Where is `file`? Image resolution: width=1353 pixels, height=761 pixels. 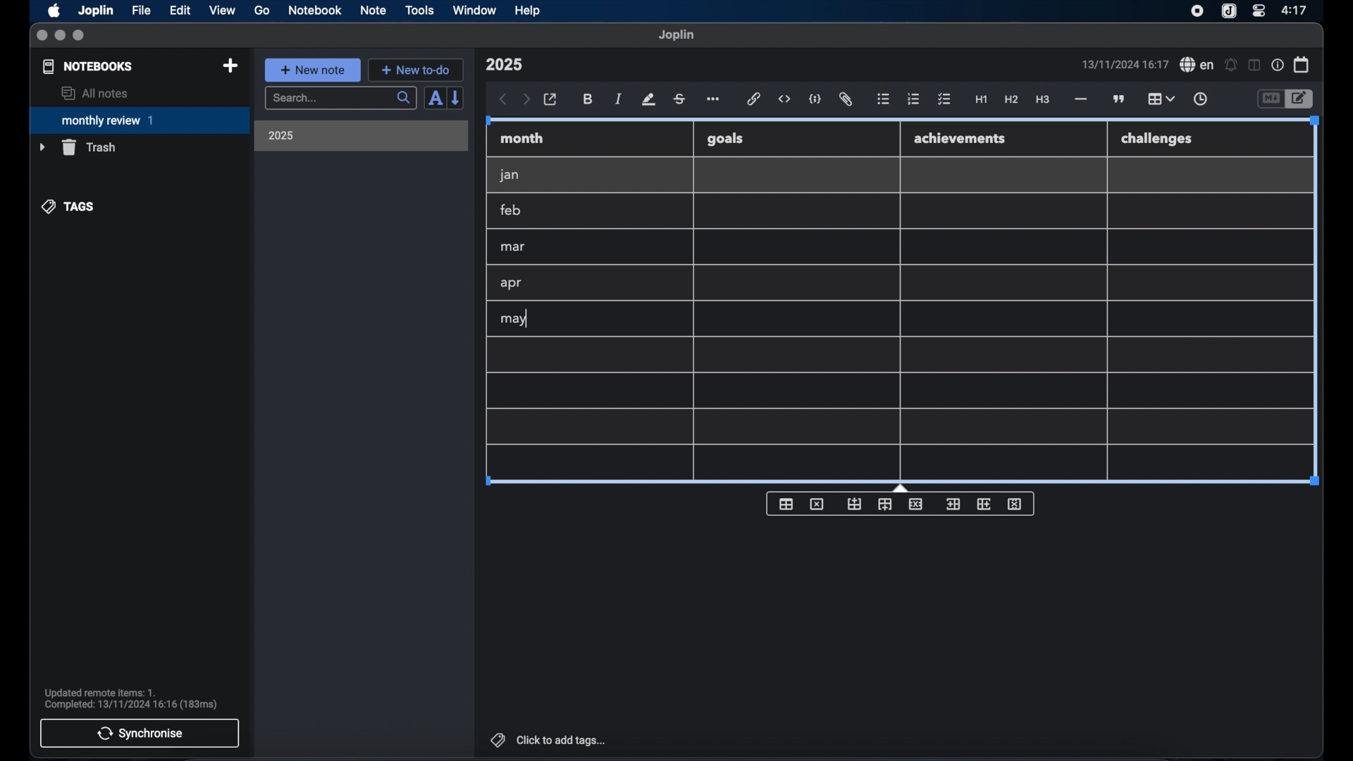 file is located at coordinates (141, 11).